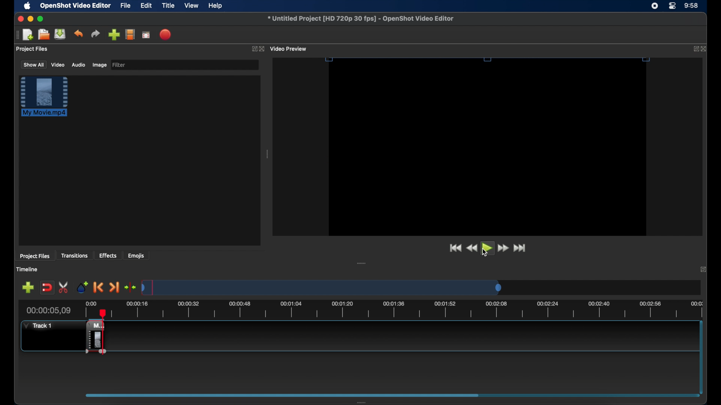 The image size is (721, 405). Describe the element at coordinates (268, 154) in the screenshot. I see `drag handle` at that location.